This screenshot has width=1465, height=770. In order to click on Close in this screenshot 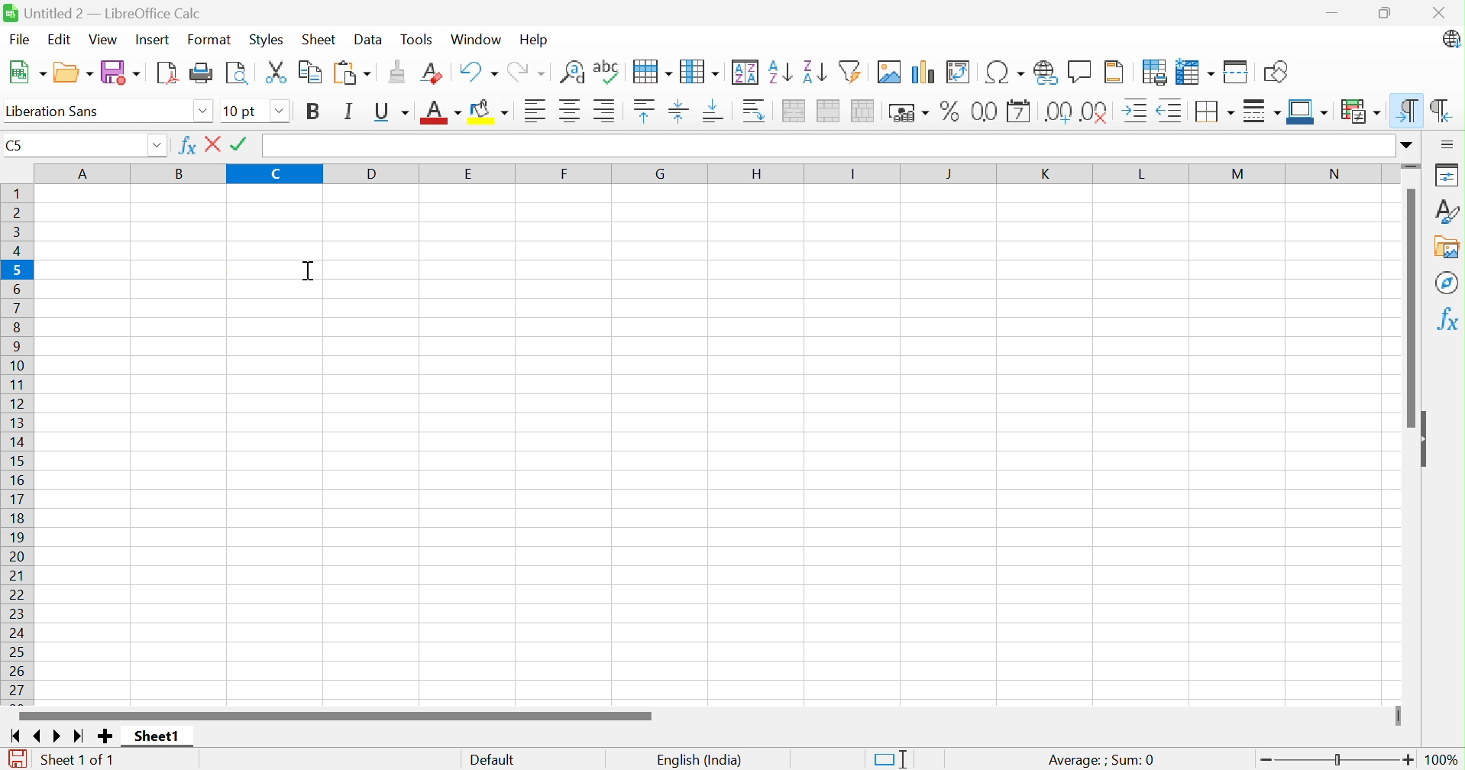, I will do `click(1437, 13)`.